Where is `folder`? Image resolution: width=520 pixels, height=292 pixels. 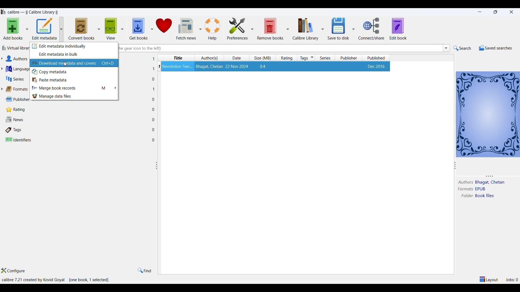 folder is located at coordinates (466, 196).